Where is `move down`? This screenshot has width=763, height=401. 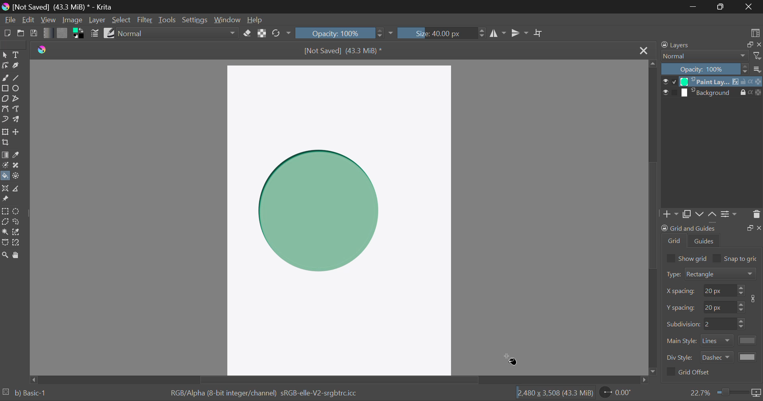 move down is located at coordinates (655, 370).